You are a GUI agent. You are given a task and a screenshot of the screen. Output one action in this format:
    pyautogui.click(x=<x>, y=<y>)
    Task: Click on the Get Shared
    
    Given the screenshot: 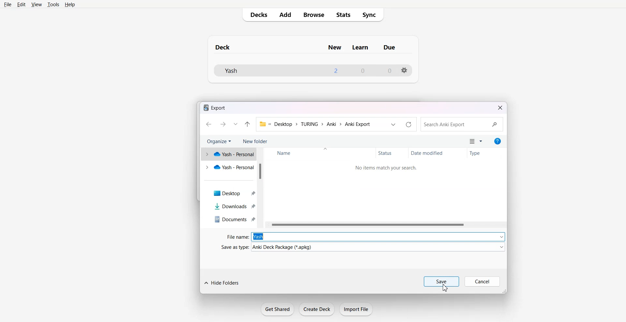 What is the action you would take?
    pyautogui.click(x=277, y=309)
    